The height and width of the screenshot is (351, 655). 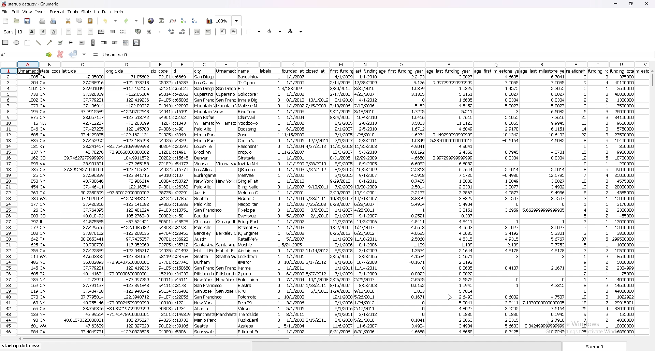 I want to click on file name, so click(x=38, y=4).